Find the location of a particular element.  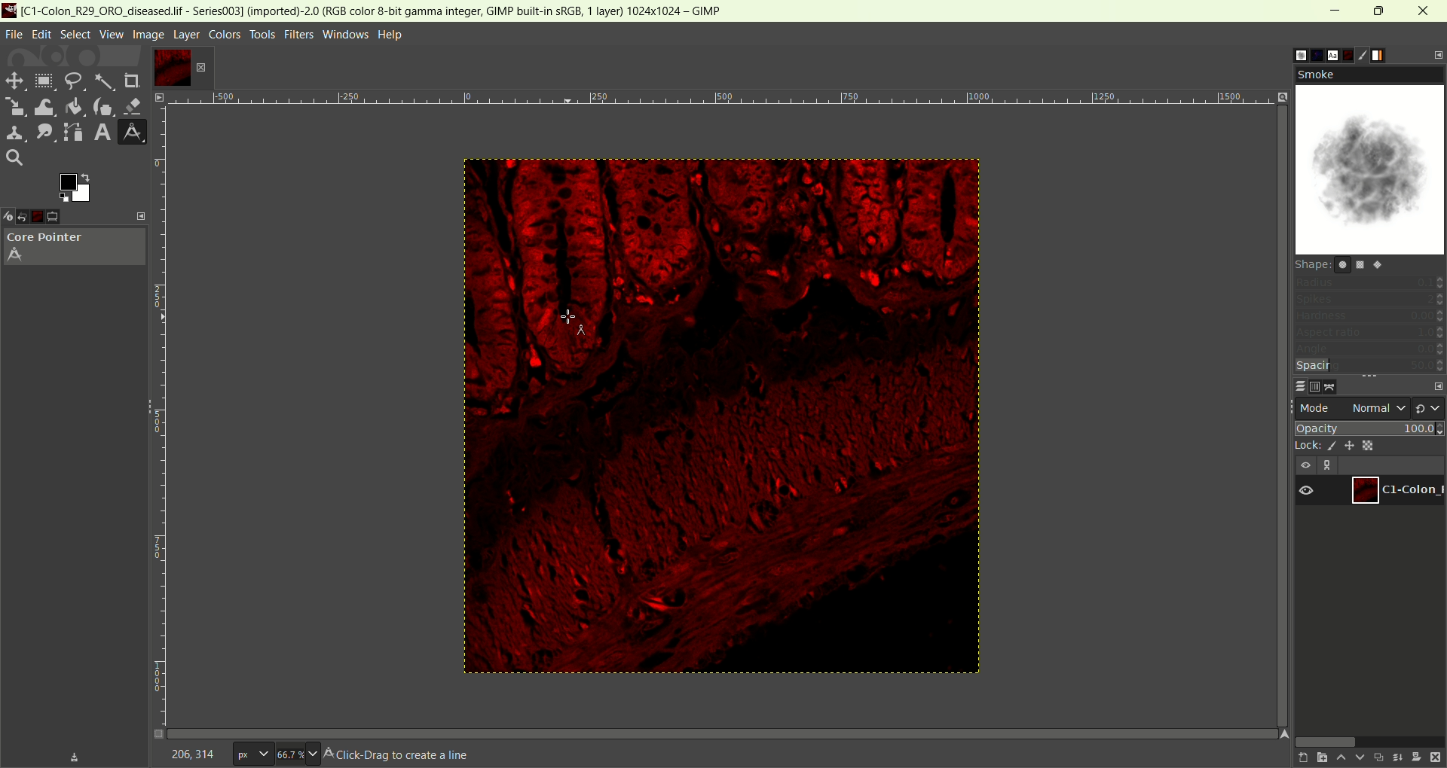

images is located at coordinates (47, 217).